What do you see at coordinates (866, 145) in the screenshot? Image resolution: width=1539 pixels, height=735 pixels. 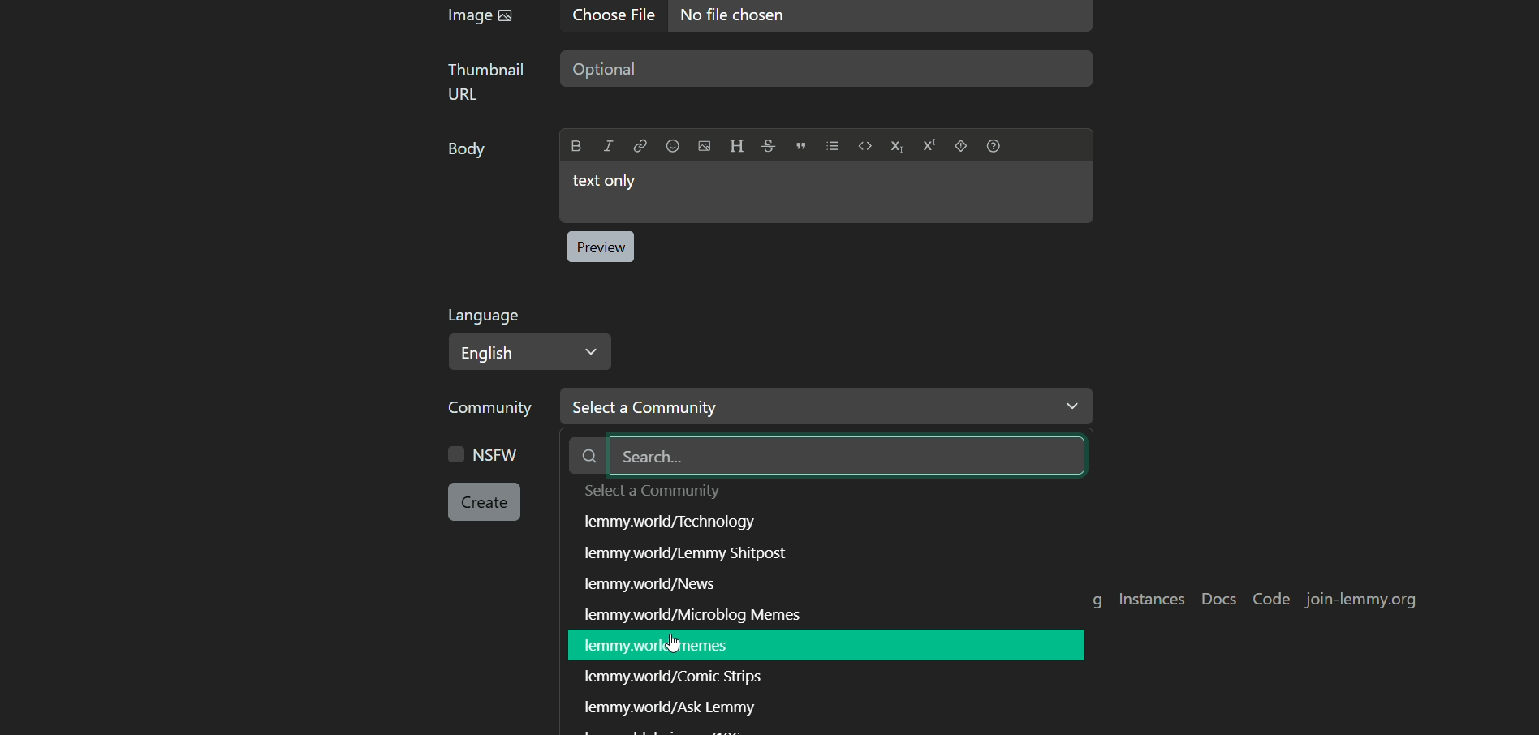 I see `Code` at bounding box center [866, 145].